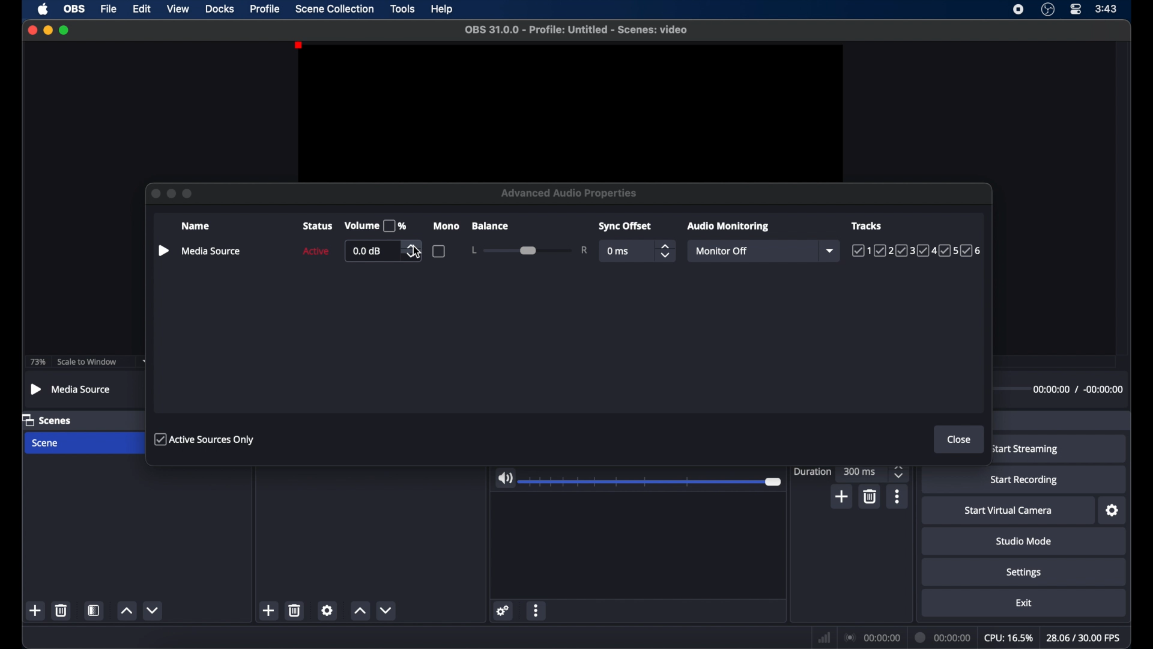  I want to click on 300 ms, so click(861, 471).